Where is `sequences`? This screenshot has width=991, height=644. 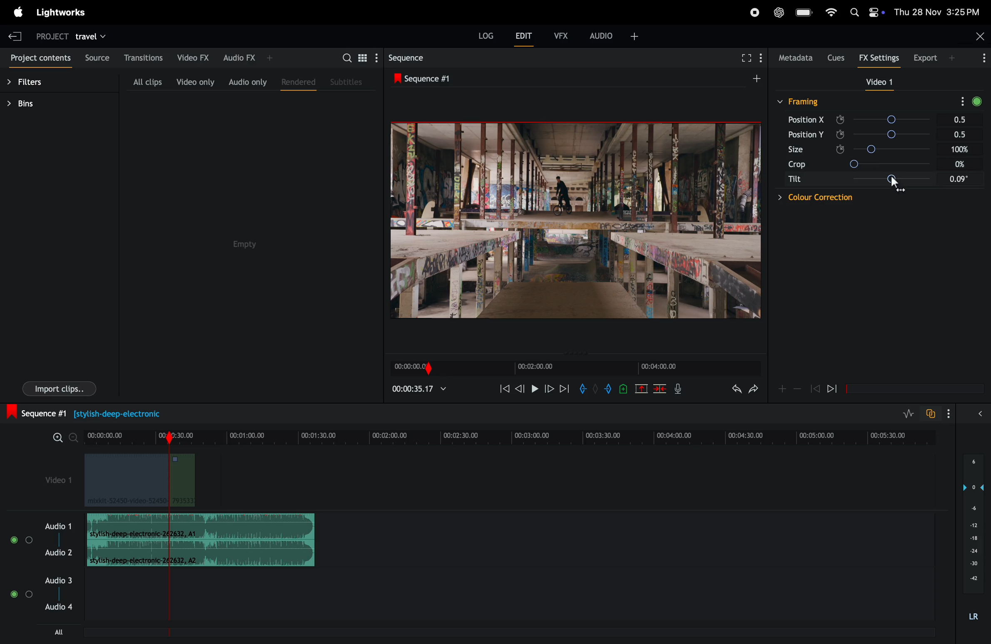 sequences is located at coordinates (411, 57).